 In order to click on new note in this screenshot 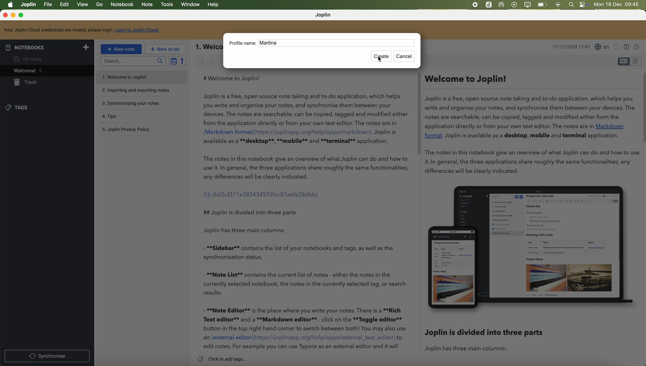, I will do `click(121, 50)`.